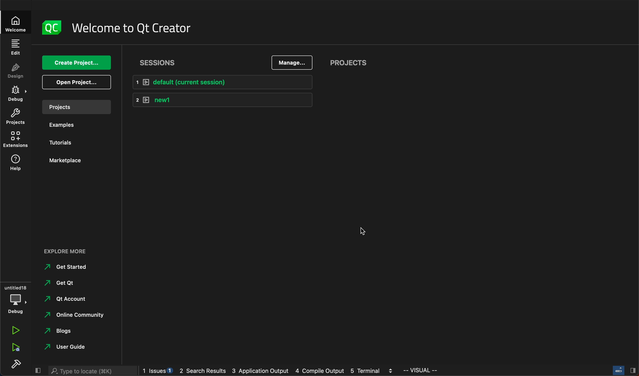 Image resolution: width=639 pixels, height=376 pixels. Describe the element at coordinates (68, 161) in the screenshot. I see `marketplace` at that location.